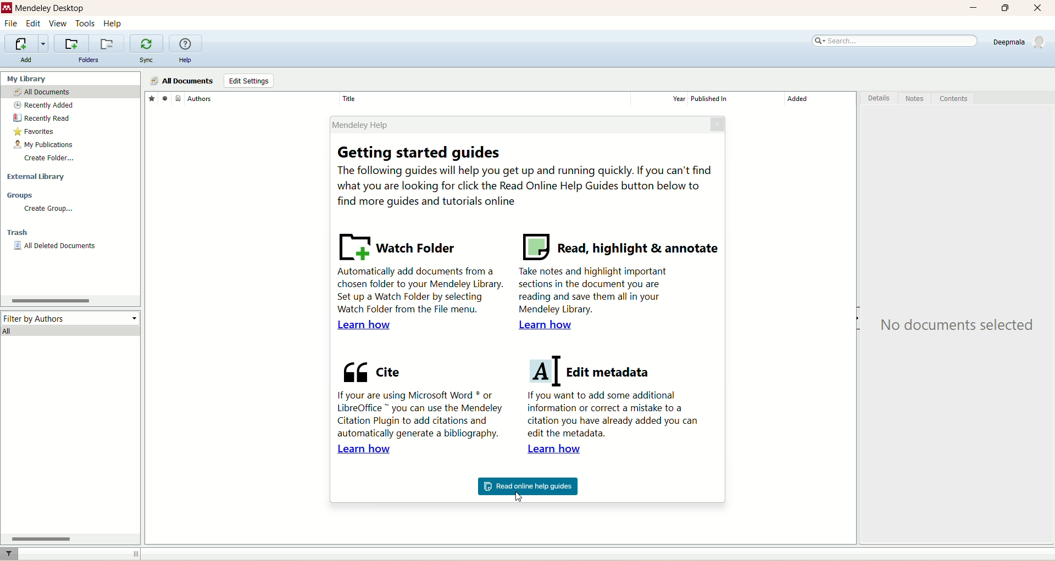 This screenshot has width=1055, height=561. I want to click on favorites, so click(151, 98).